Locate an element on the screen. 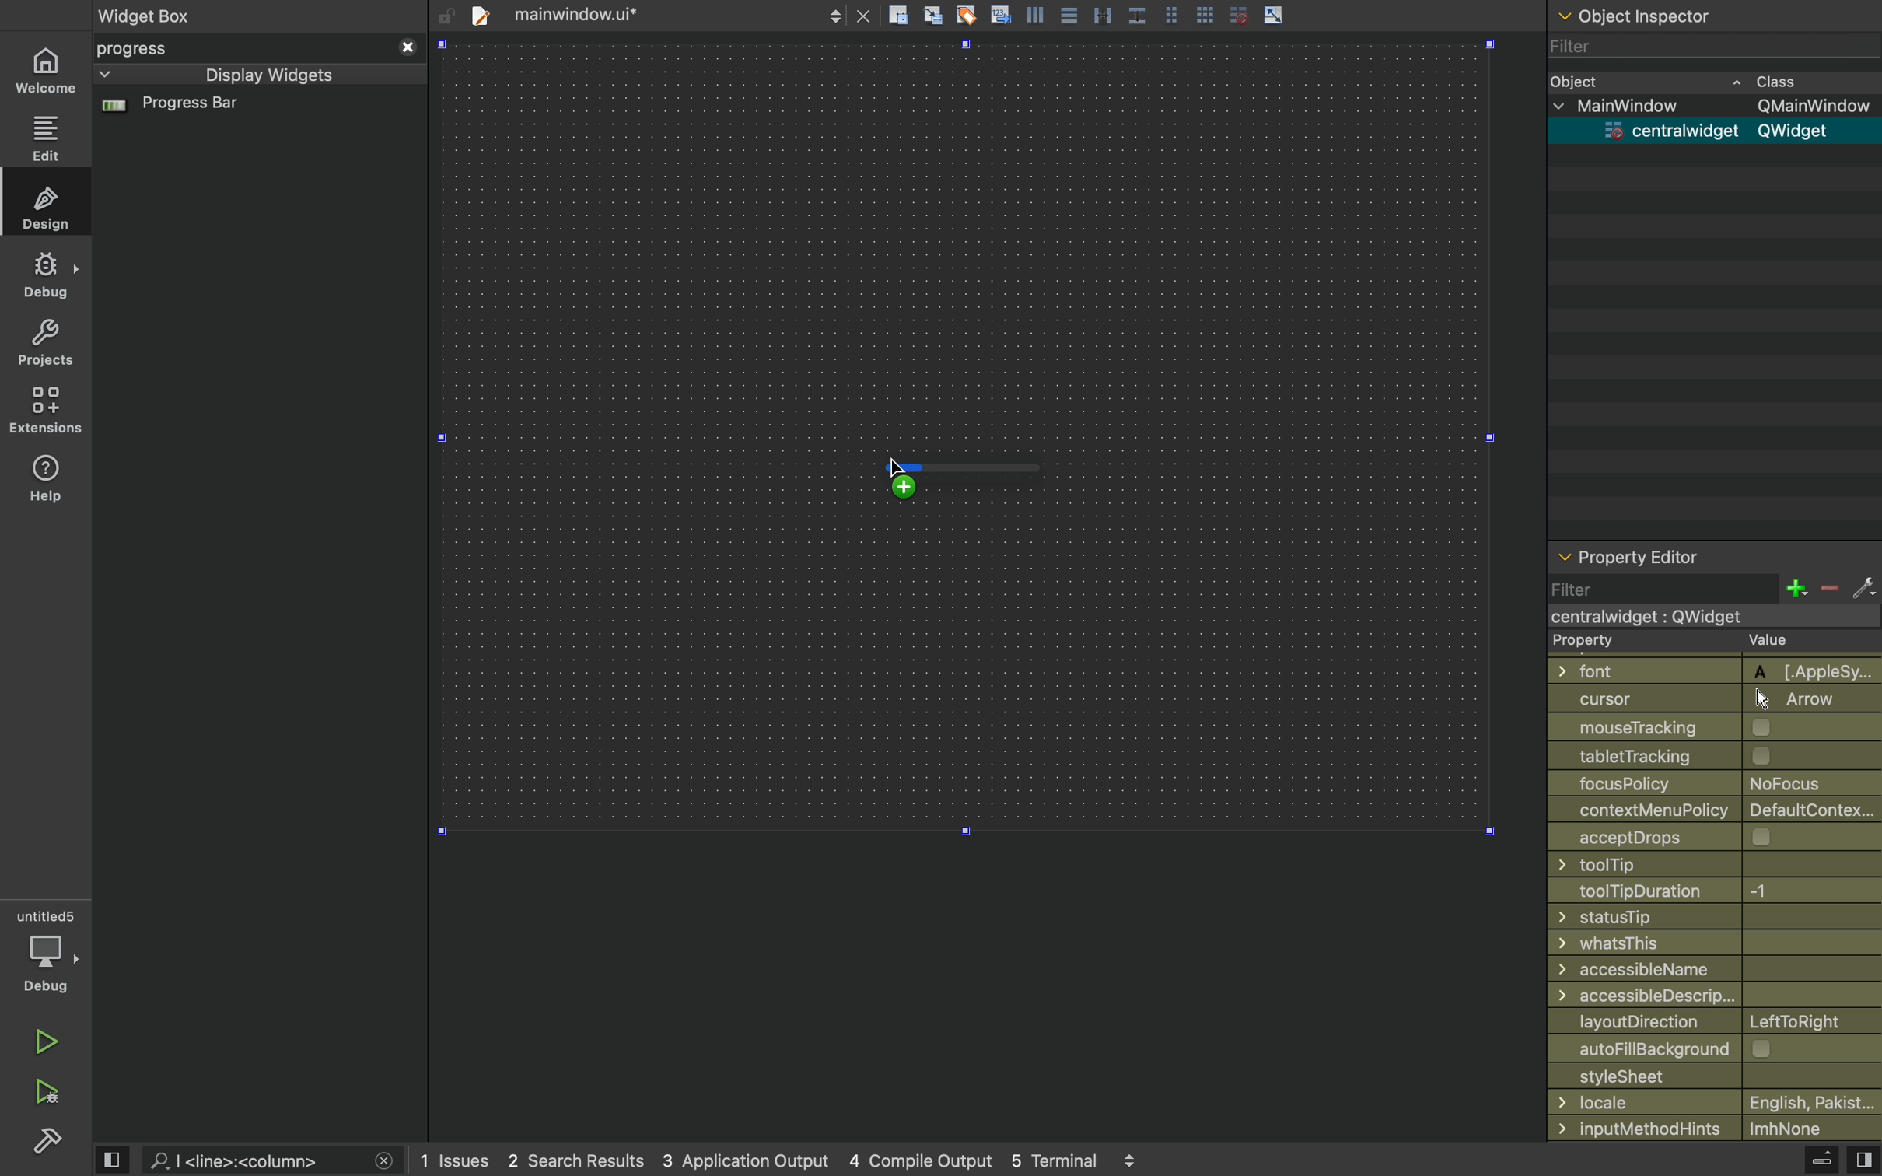  Object inspector is located at coordinates (1716, 13).